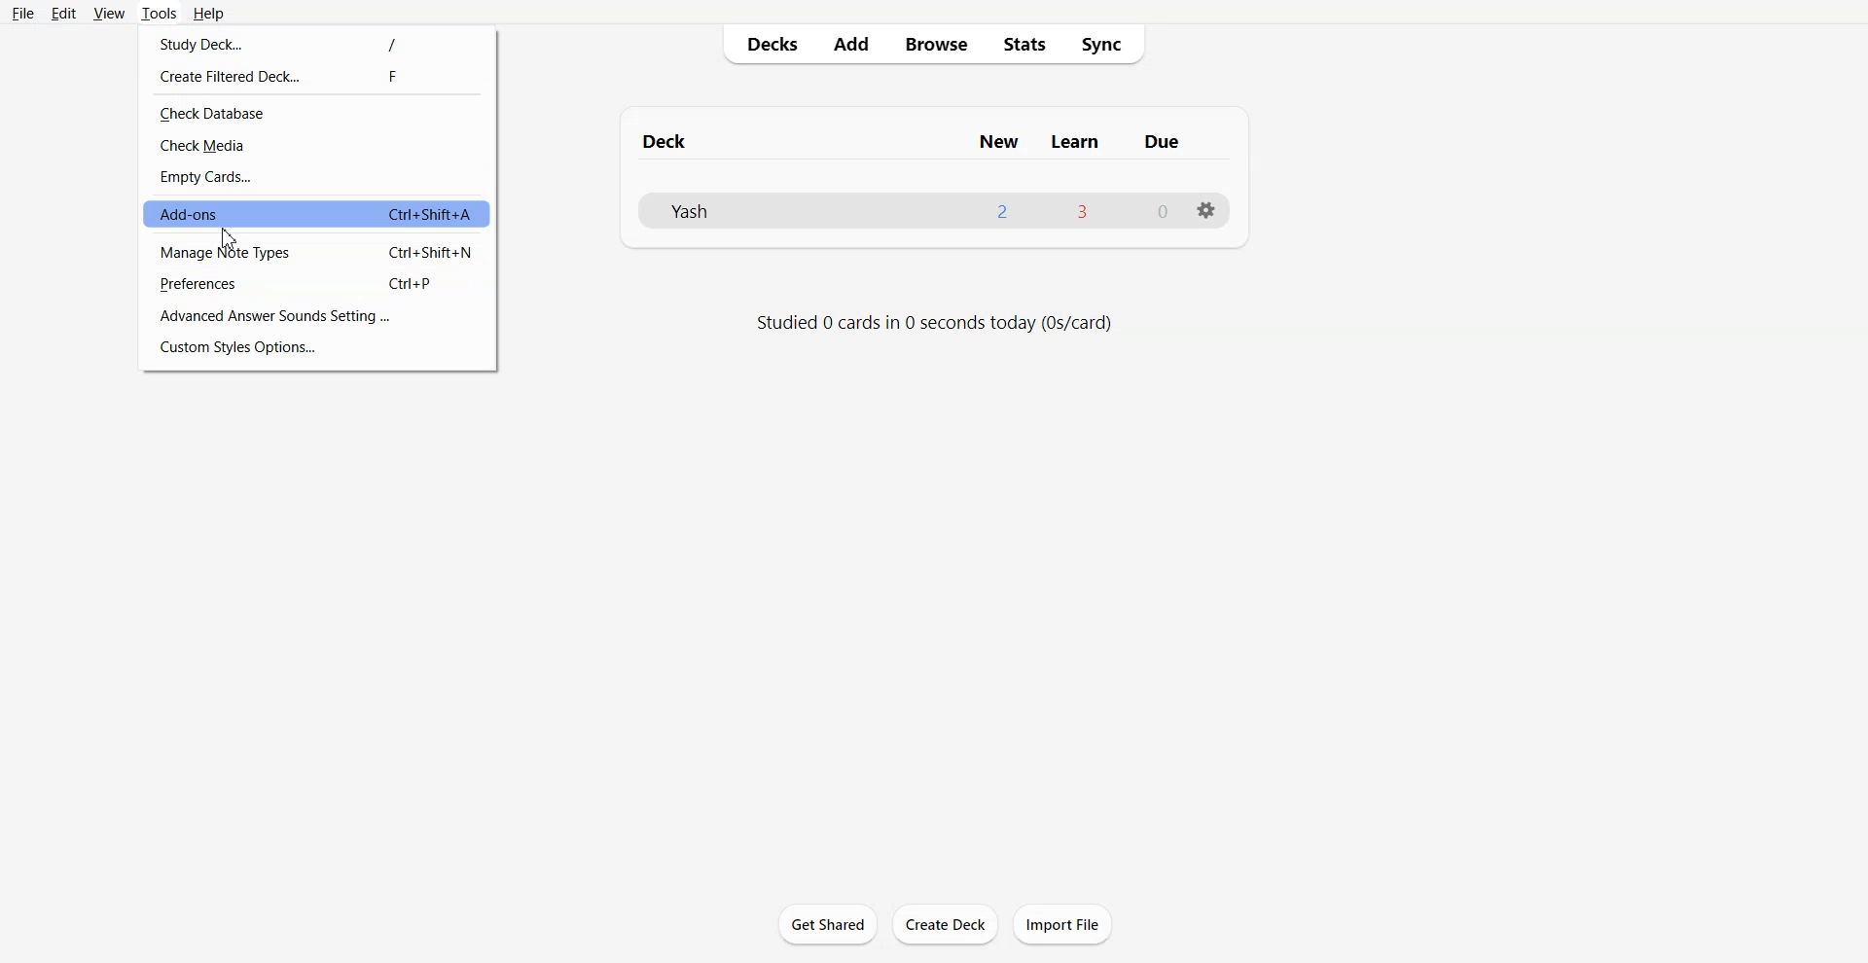  What do you see at coordinates (318, 213) in the screenshot?
I see `Add-ons` at bounding box center [318, 213].